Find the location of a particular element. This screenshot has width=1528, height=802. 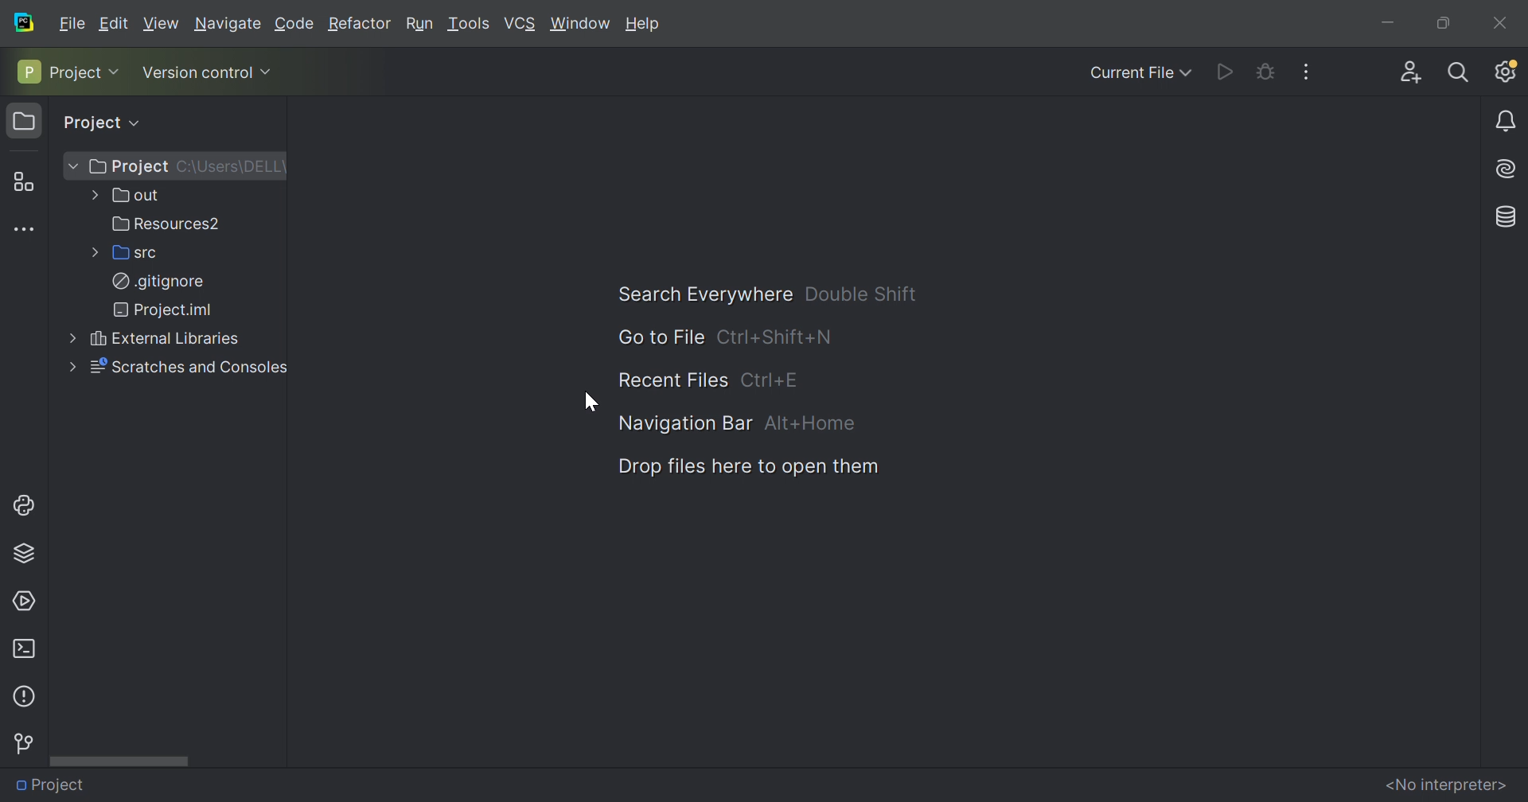

Minimize is located at coordinates (1385, 21).